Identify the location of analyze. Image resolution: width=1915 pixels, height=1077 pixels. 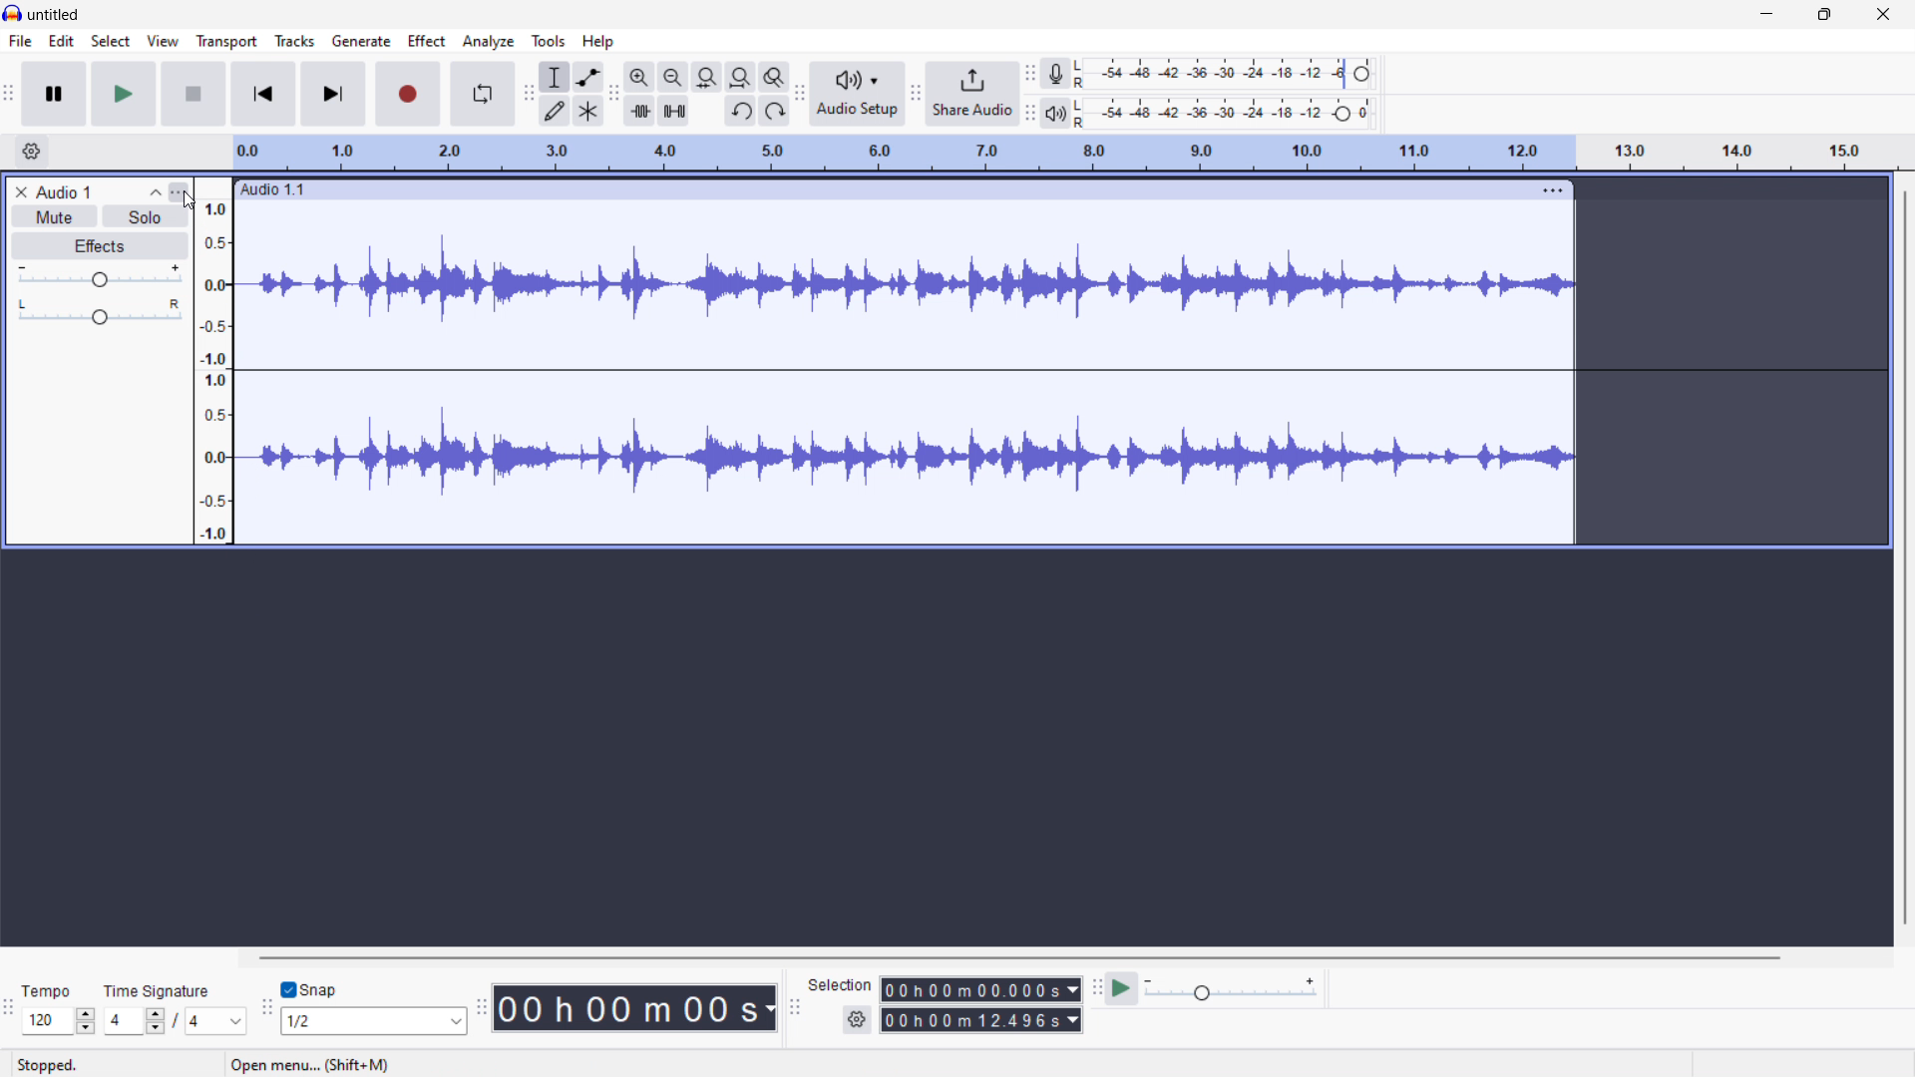
(488, 41).